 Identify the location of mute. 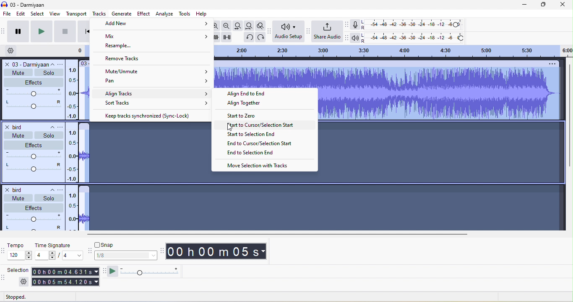
(18, 72).